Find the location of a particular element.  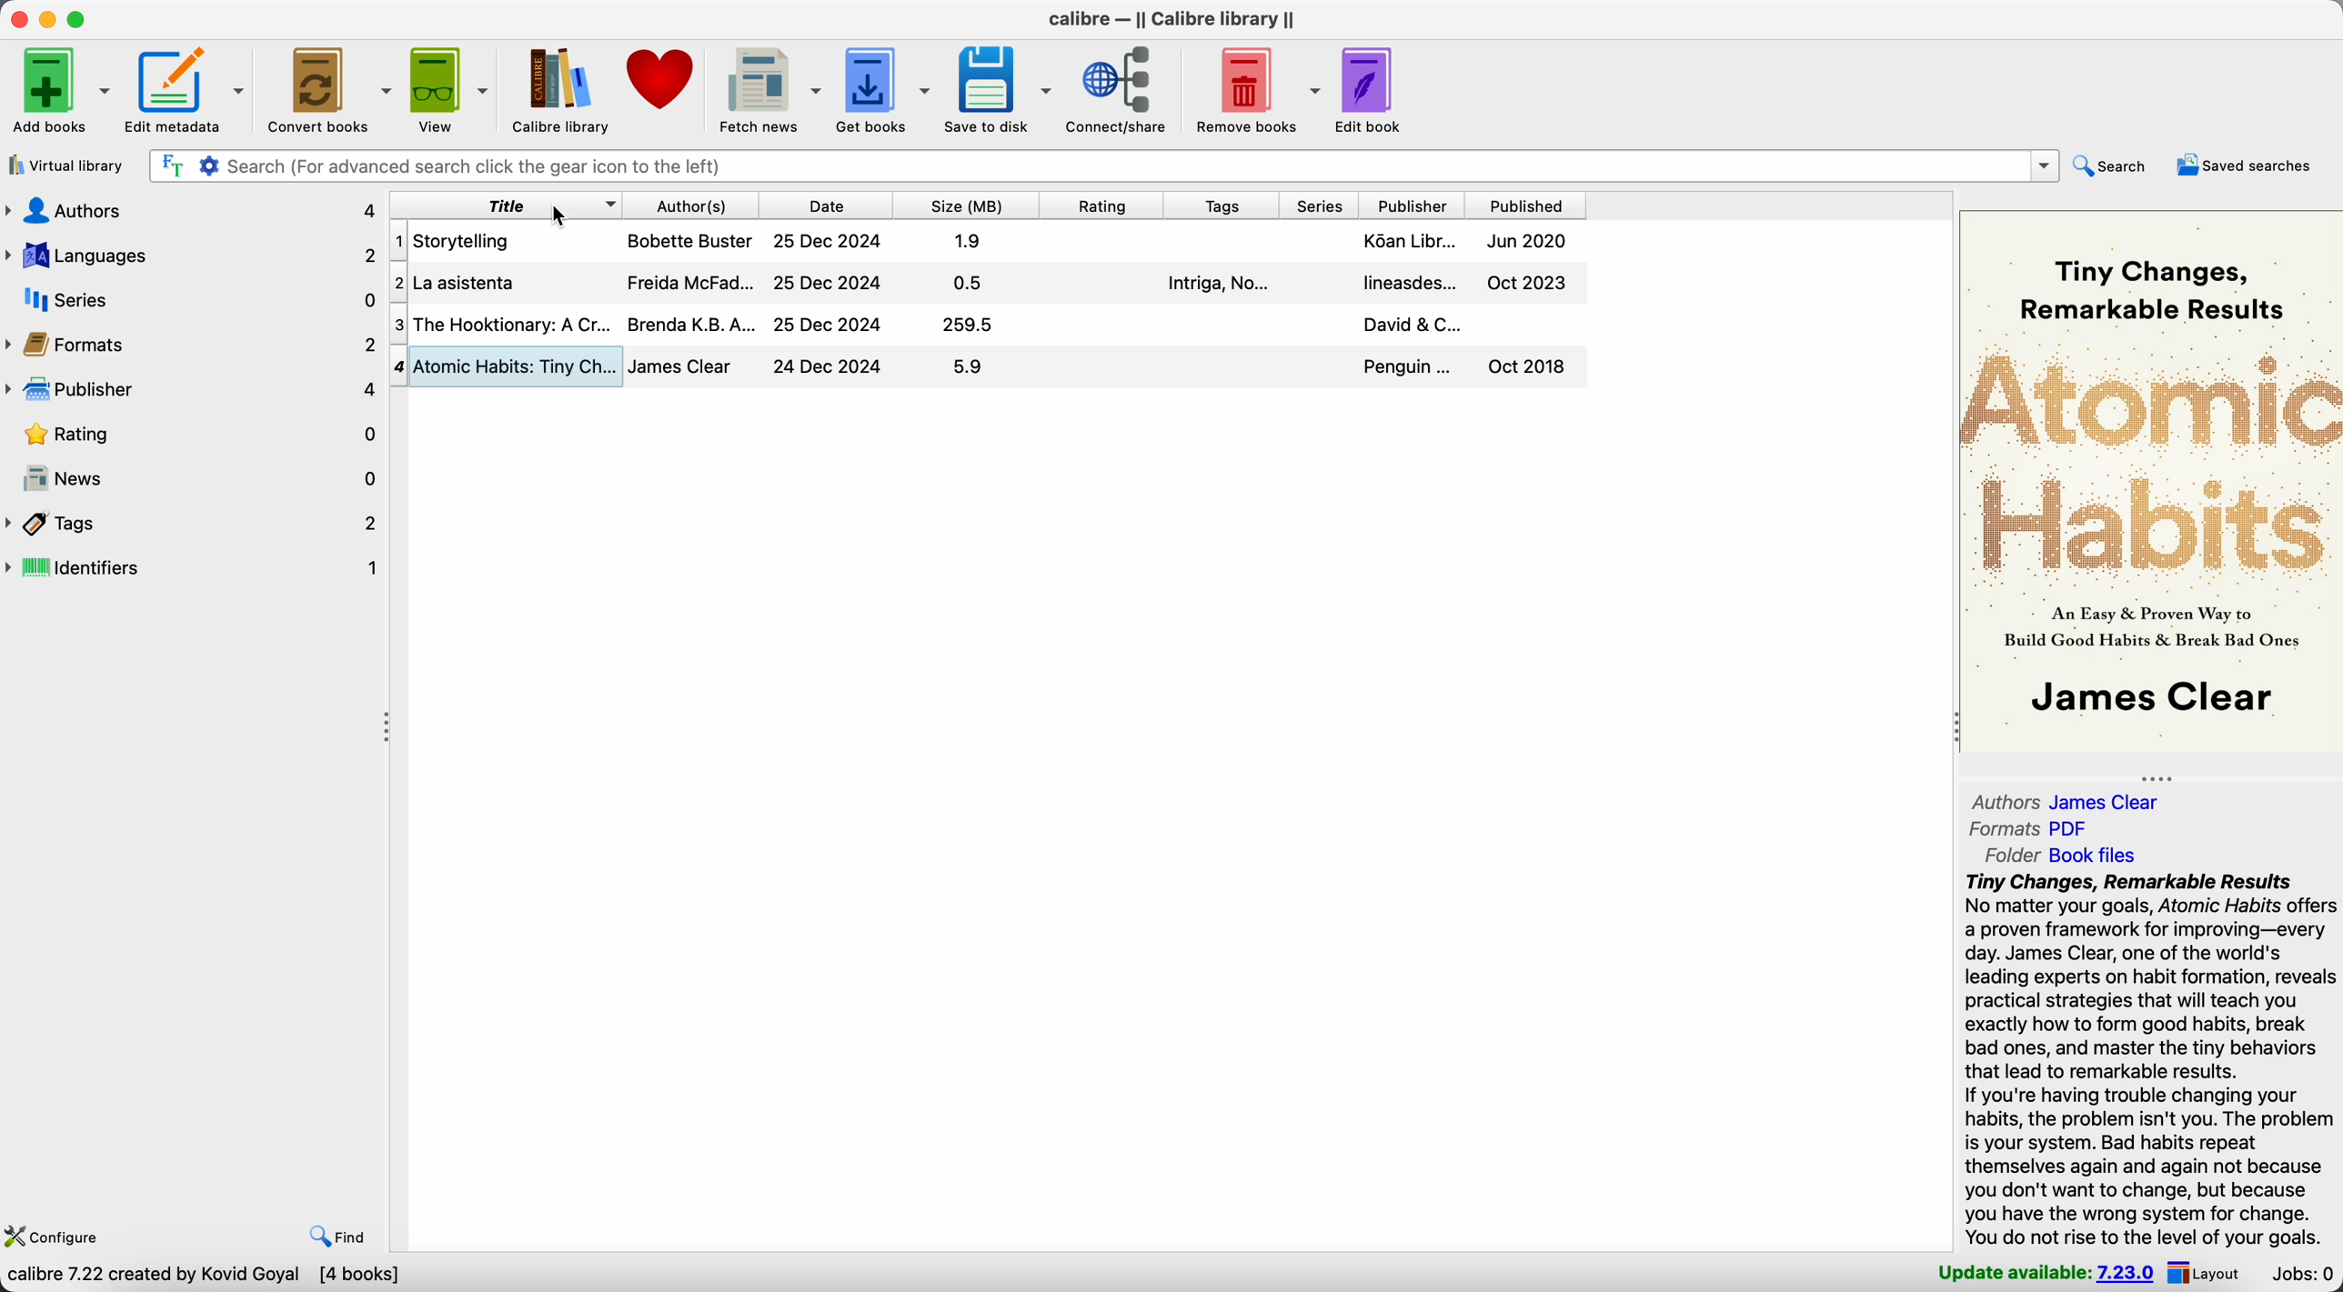

tiny changes, remarkable results - synopsis is located at coordinates (2147, 1058).